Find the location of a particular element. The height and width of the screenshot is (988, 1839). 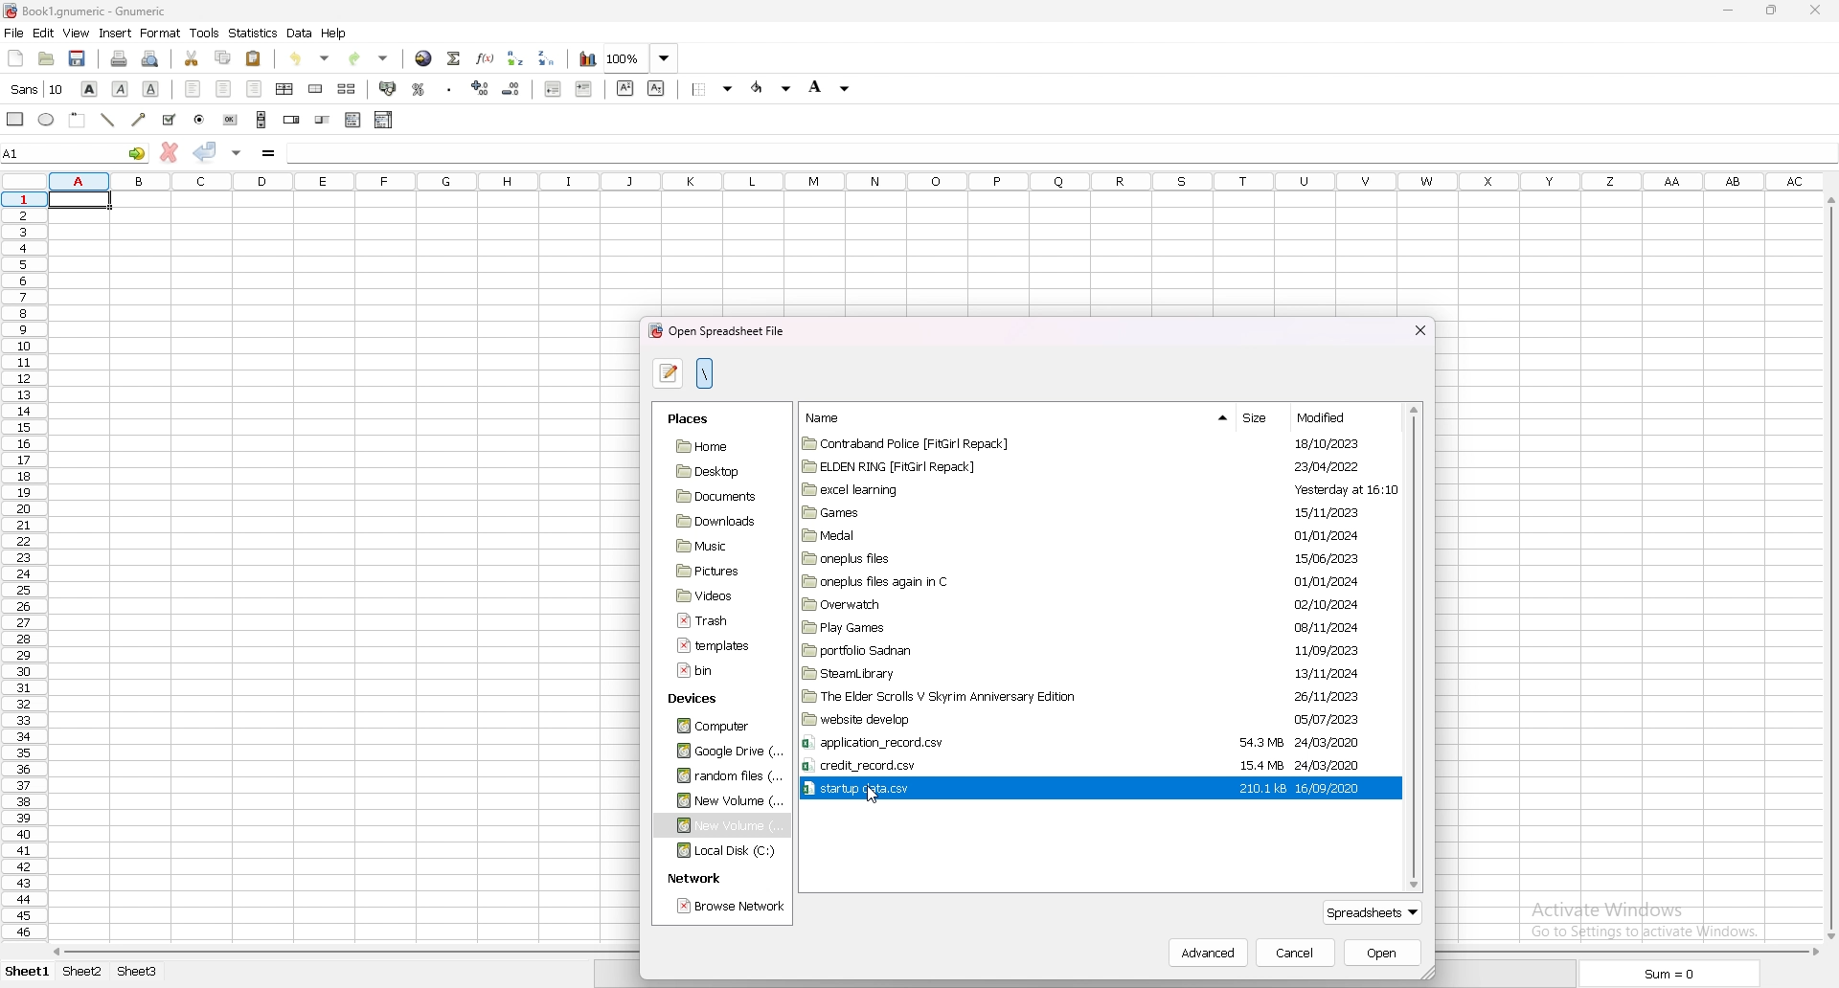

24/03/2020 is located at coordinates (1330, 741).